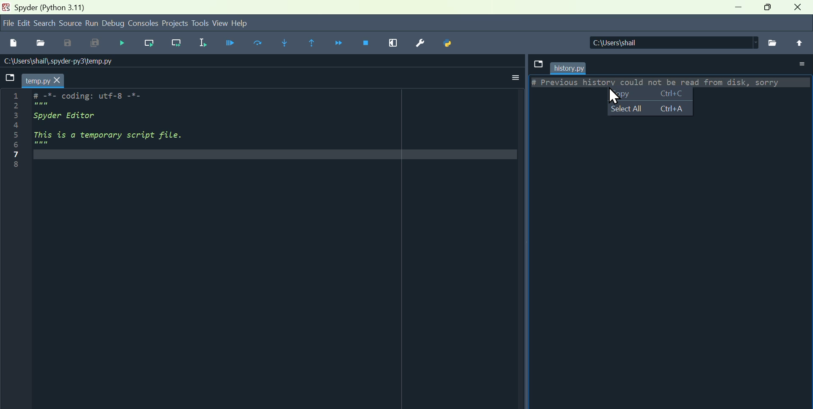 The height and width of the screenshot is (409, 813). What do you see at coordinates (260, 44) in the screenshot?
I see `Run current line` at bounding box center [260, 44].